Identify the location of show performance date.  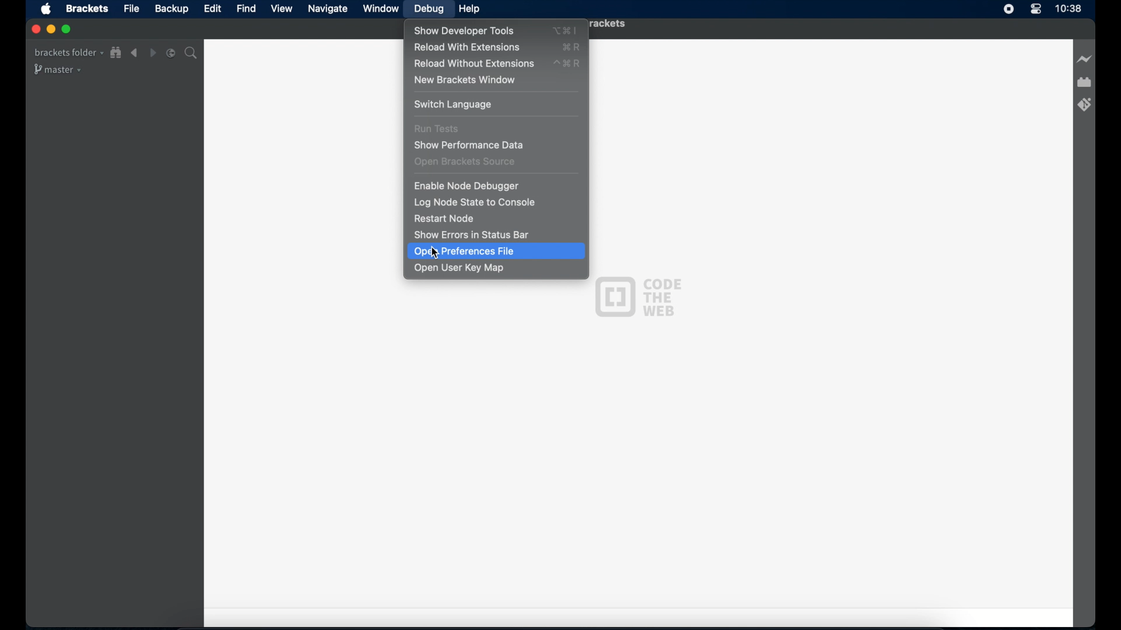
(470, 145).